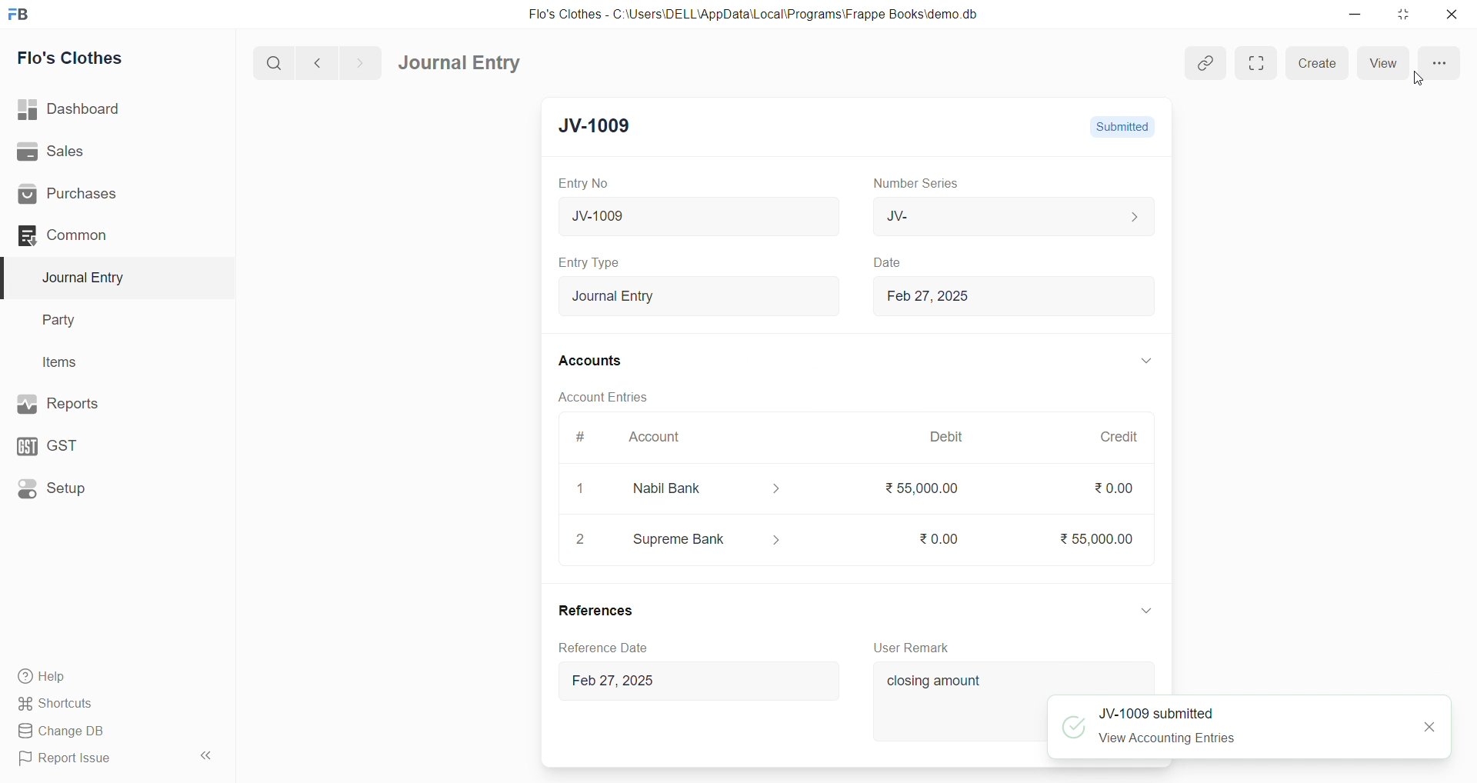  Describe the element at coordinates (580, 436) in the screenshot. I see `#` at that location.